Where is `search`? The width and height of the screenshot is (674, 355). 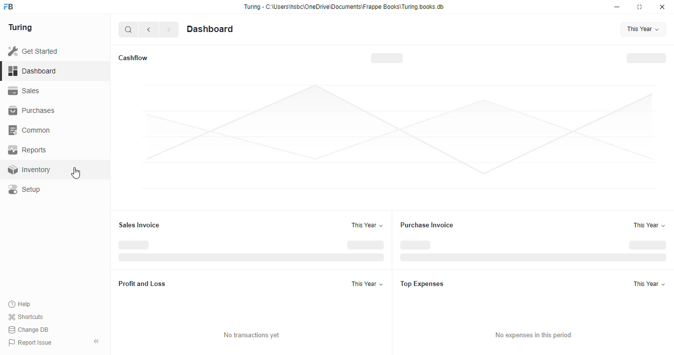 search is located at coordinates (129, 30).